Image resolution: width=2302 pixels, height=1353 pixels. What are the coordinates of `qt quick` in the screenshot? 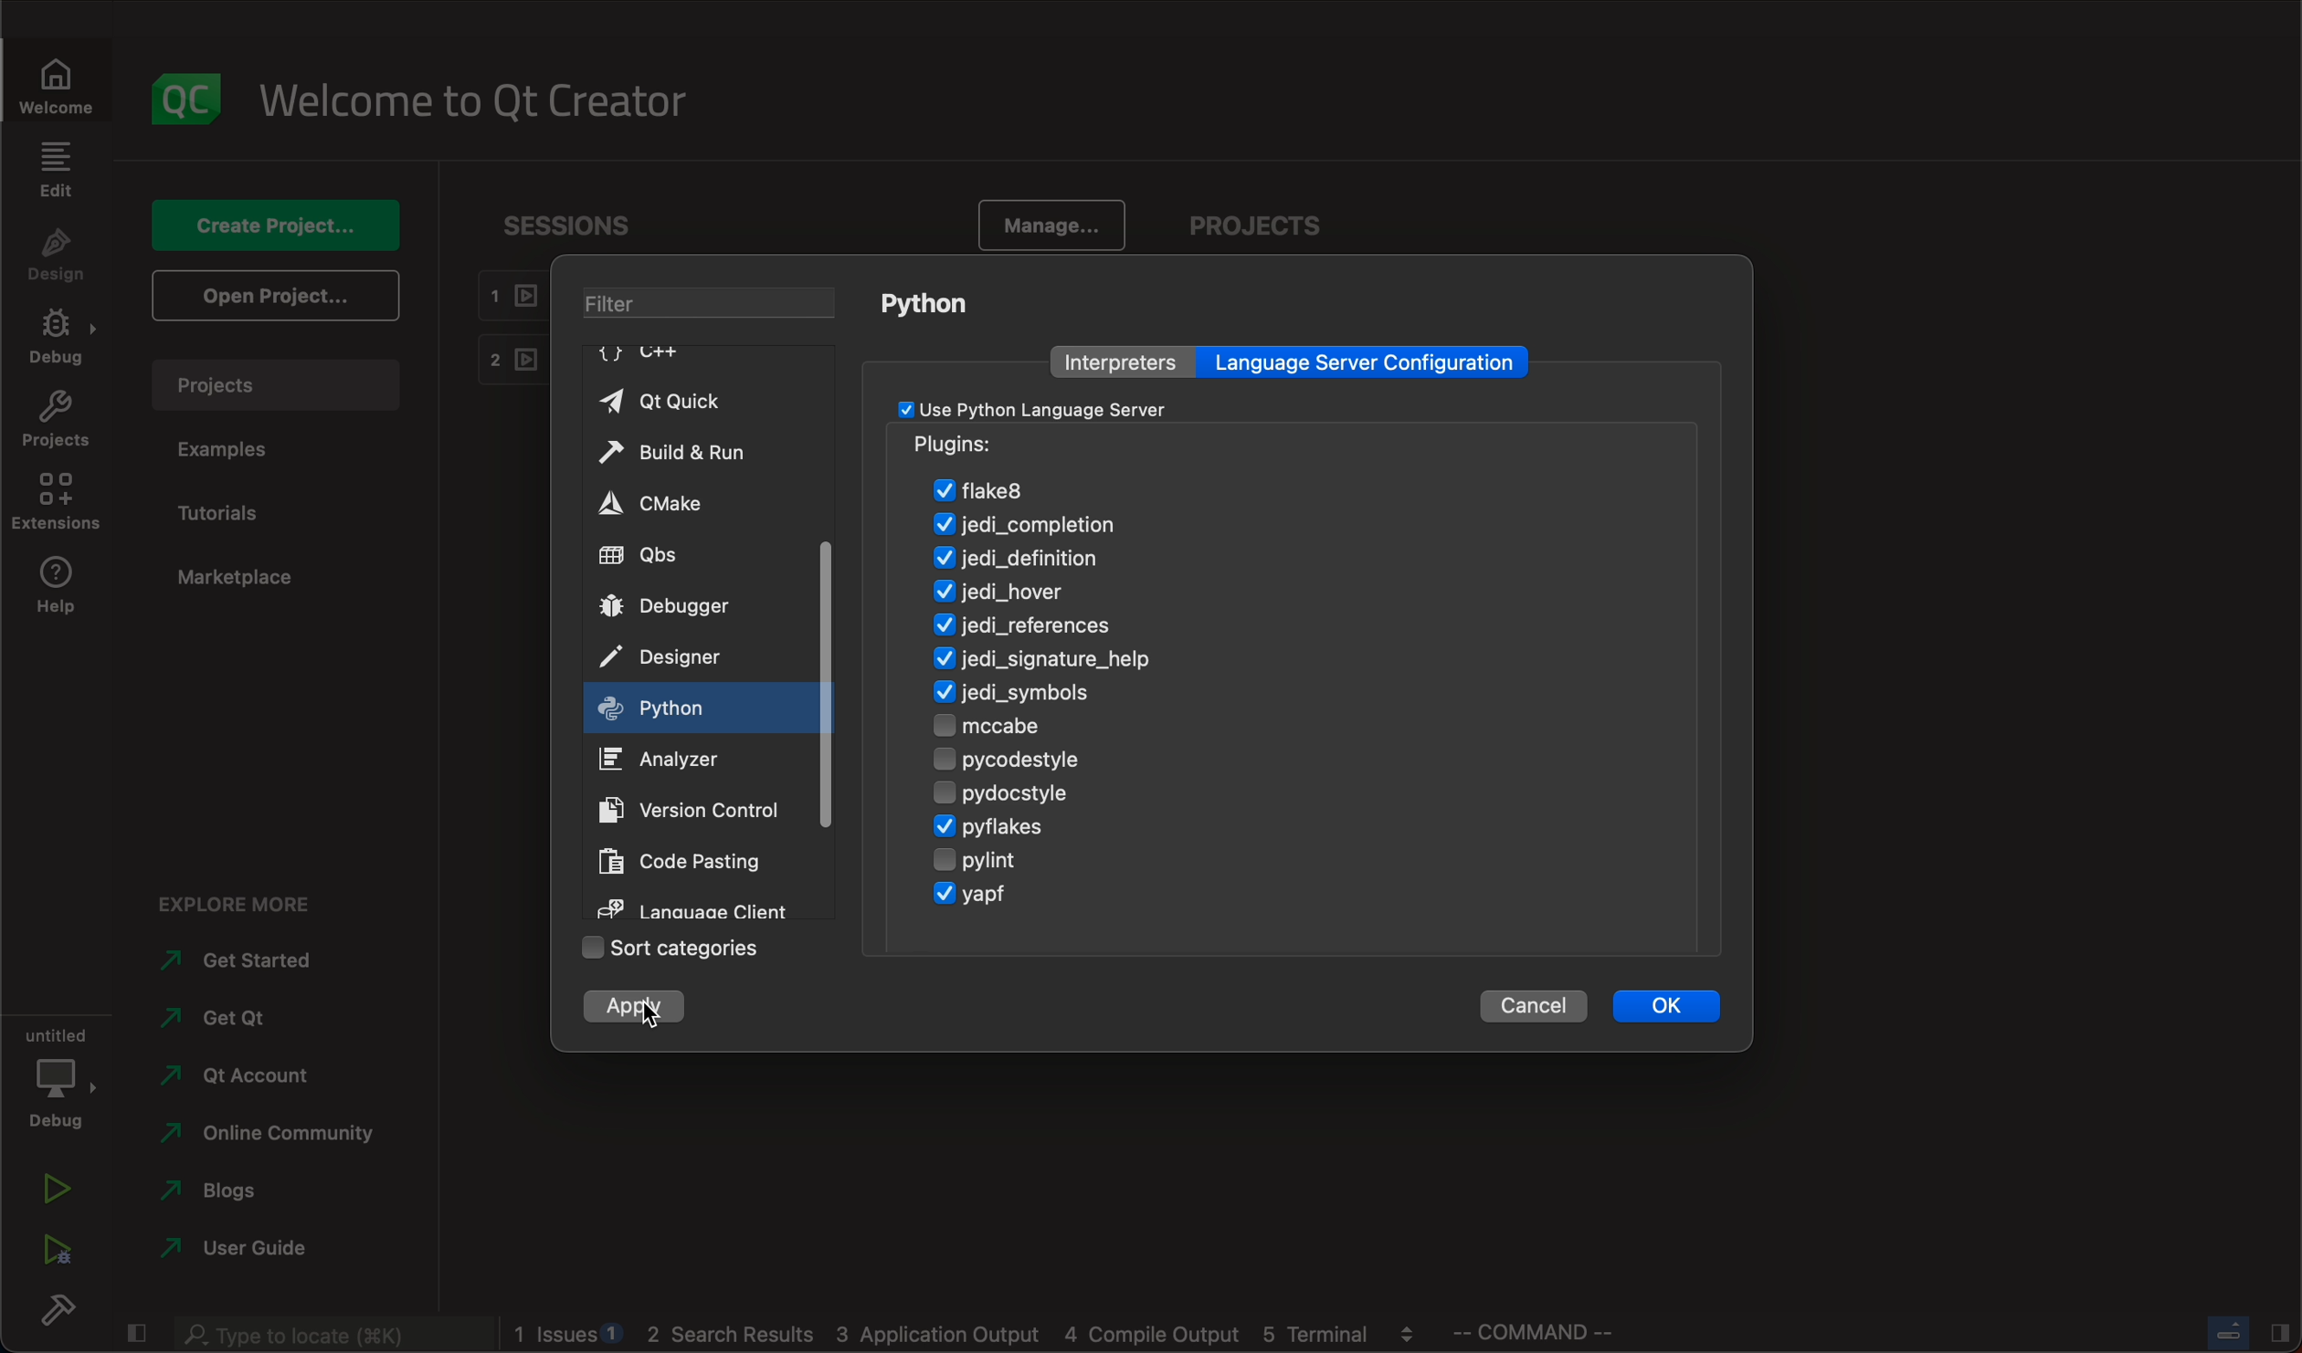 It's located at (688, 395).